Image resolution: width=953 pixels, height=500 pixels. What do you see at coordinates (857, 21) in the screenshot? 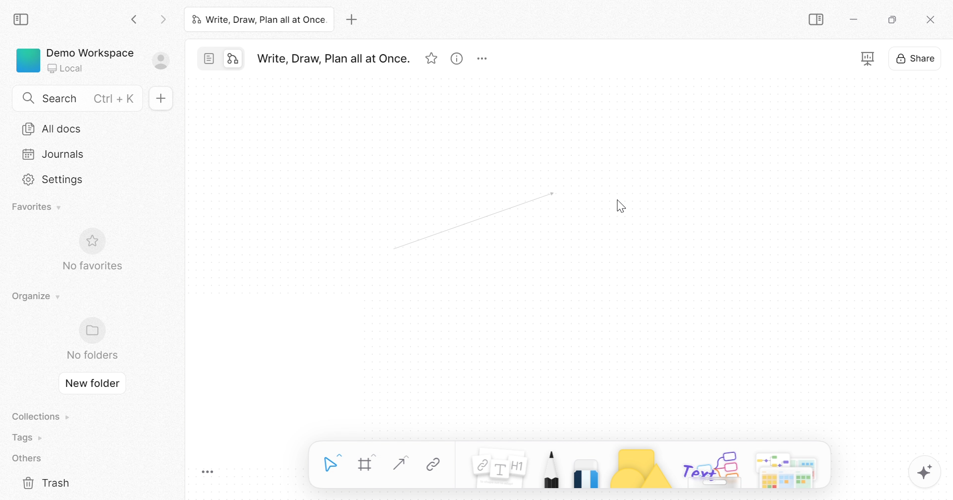
I see `Minimize` at bounding box center [857, 21].